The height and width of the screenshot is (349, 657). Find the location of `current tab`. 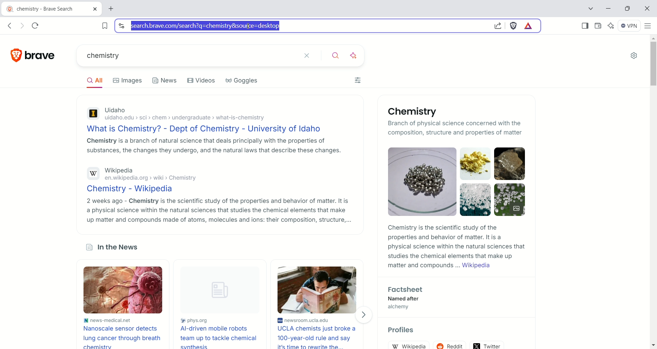

current tab is located at coordinates (113, 9).